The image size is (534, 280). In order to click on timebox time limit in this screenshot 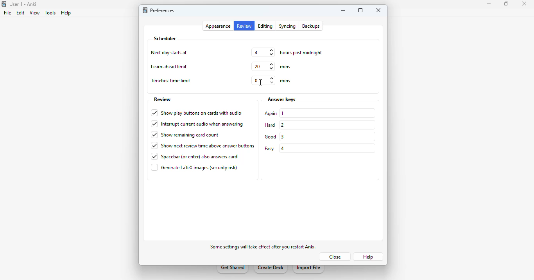, I will do `click(172, 81)`.